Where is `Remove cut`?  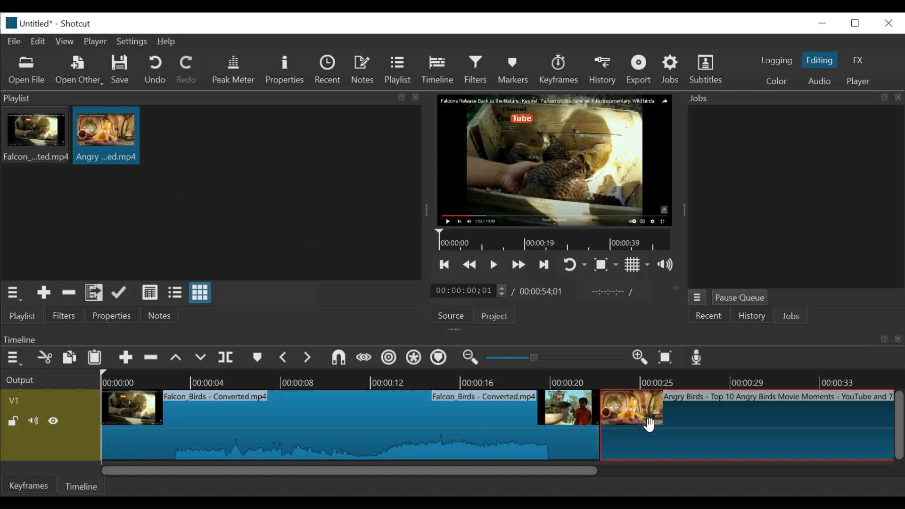 Remove cut is located at coordinates (152, 359).